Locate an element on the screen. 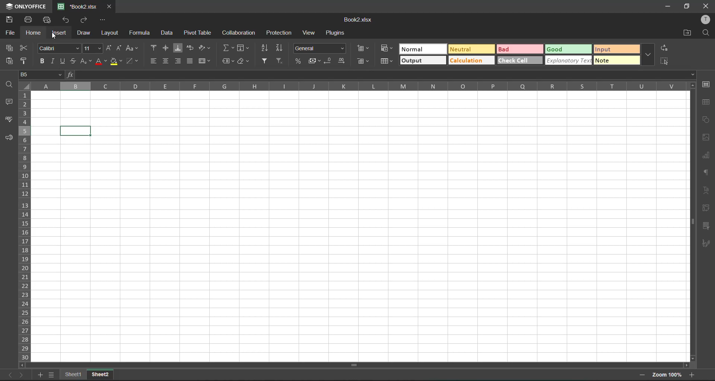 The height and width of the screenshot is (381, 715). maximize is located at coordinates (686, 7).